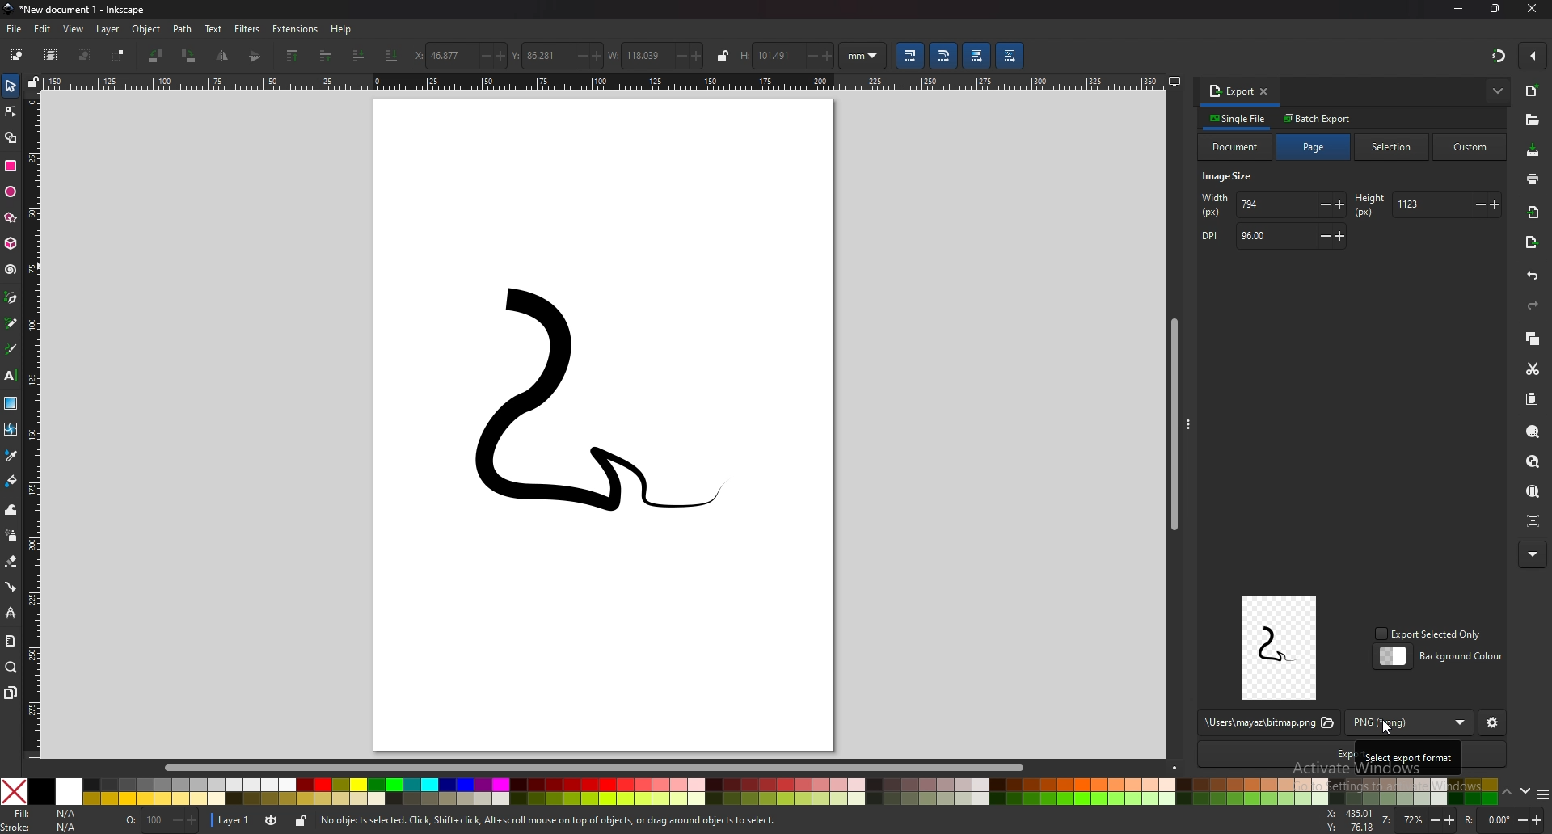 The width and height of the screenshot is (1552, 834). Describe the element at coordinates (224, 56) in the screenshot. I see `flip vetically` at that location.